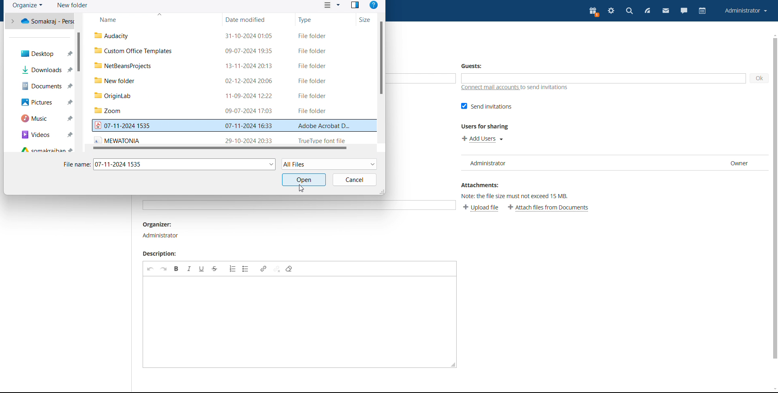 The height and width of the screenshot is (393, 778). Describe the element at coordinates (230, 33) in the screenshot. I see `files` at that location.